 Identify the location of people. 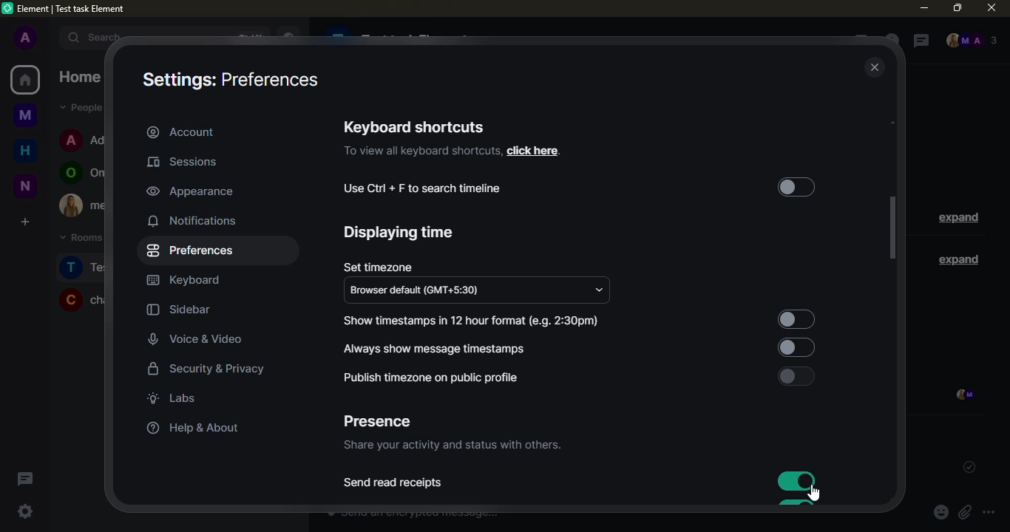
(971, 41).